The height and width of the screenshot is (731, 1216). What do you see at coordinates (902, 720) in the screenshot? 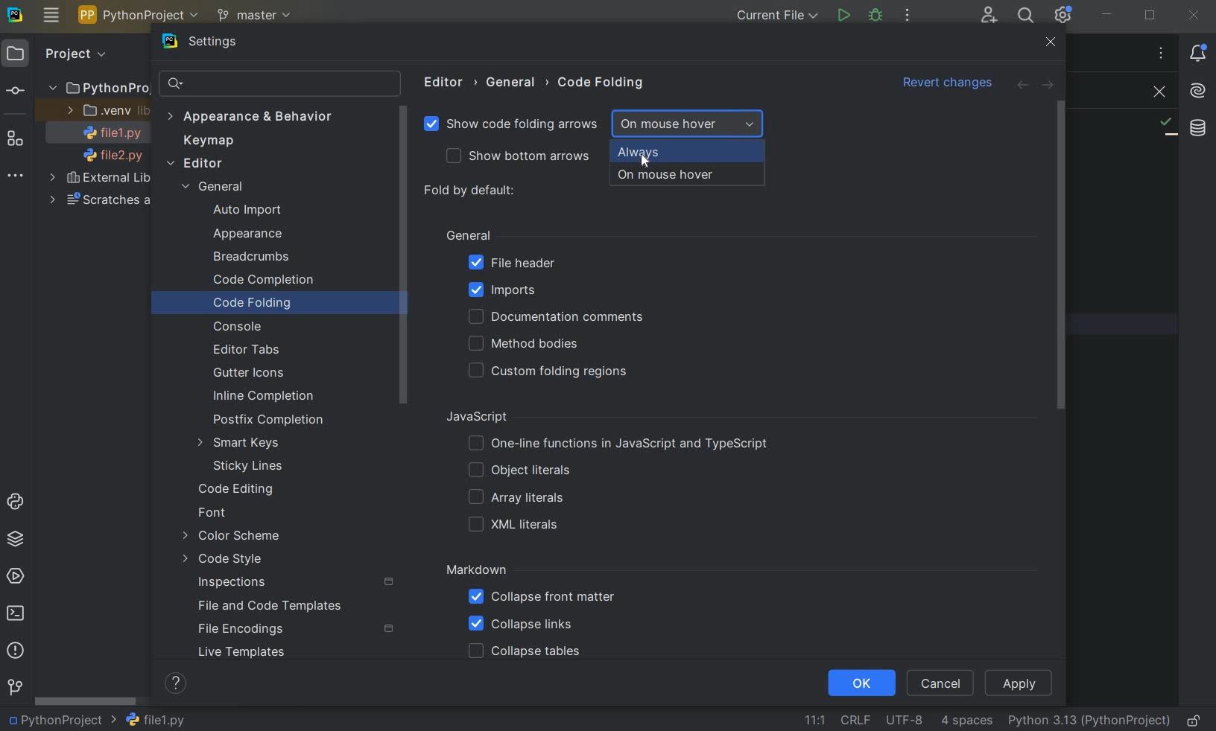
I see `FILE ENCODING` at bounding box center [902, 720].